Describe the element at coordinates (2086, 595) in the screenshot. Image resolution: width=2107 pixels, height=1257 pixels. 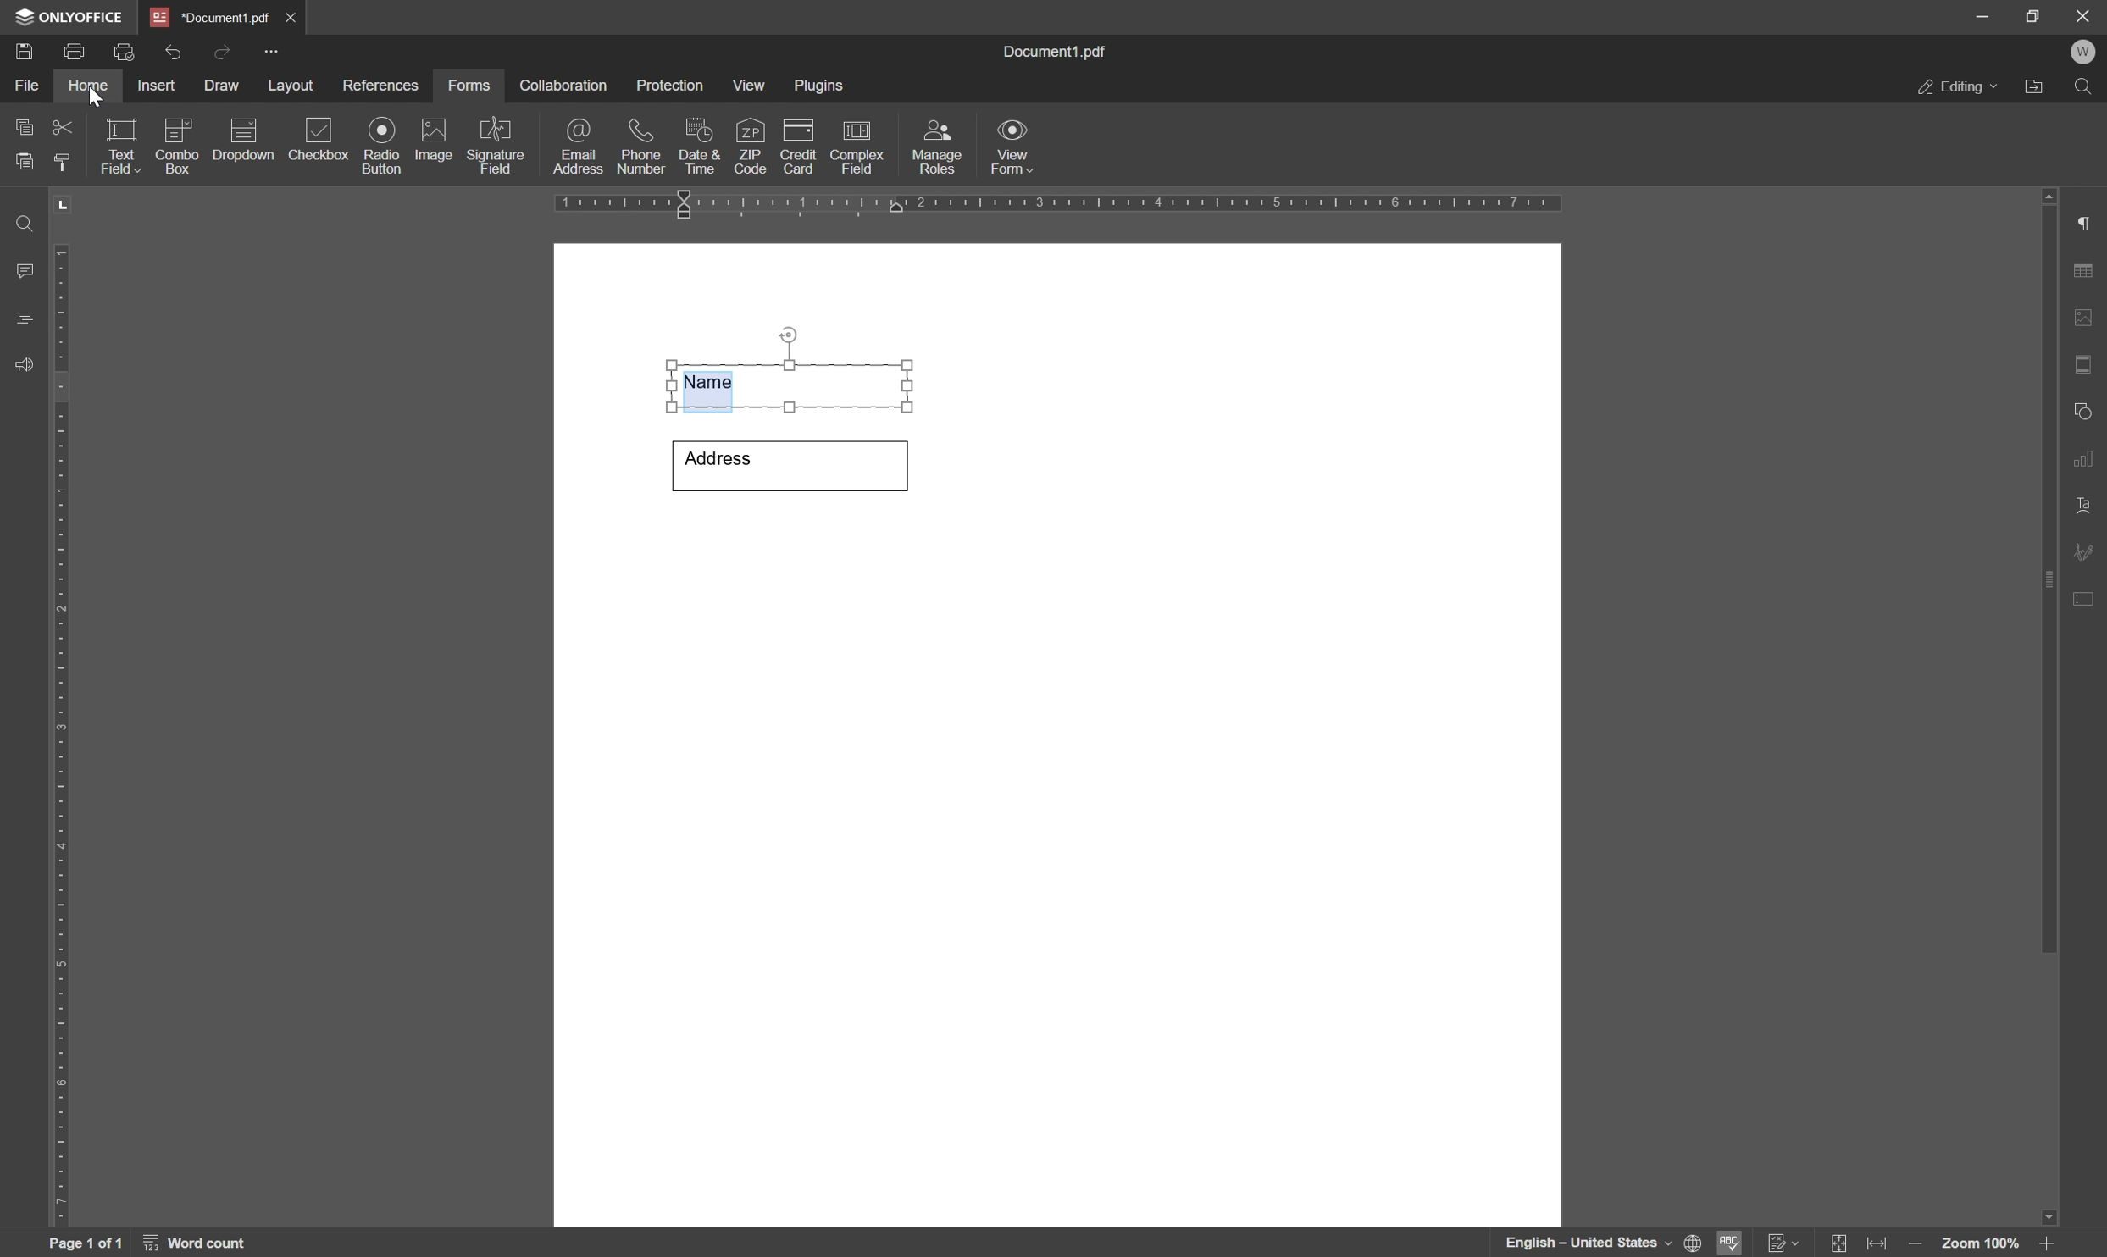
I see `form settings` at that location.